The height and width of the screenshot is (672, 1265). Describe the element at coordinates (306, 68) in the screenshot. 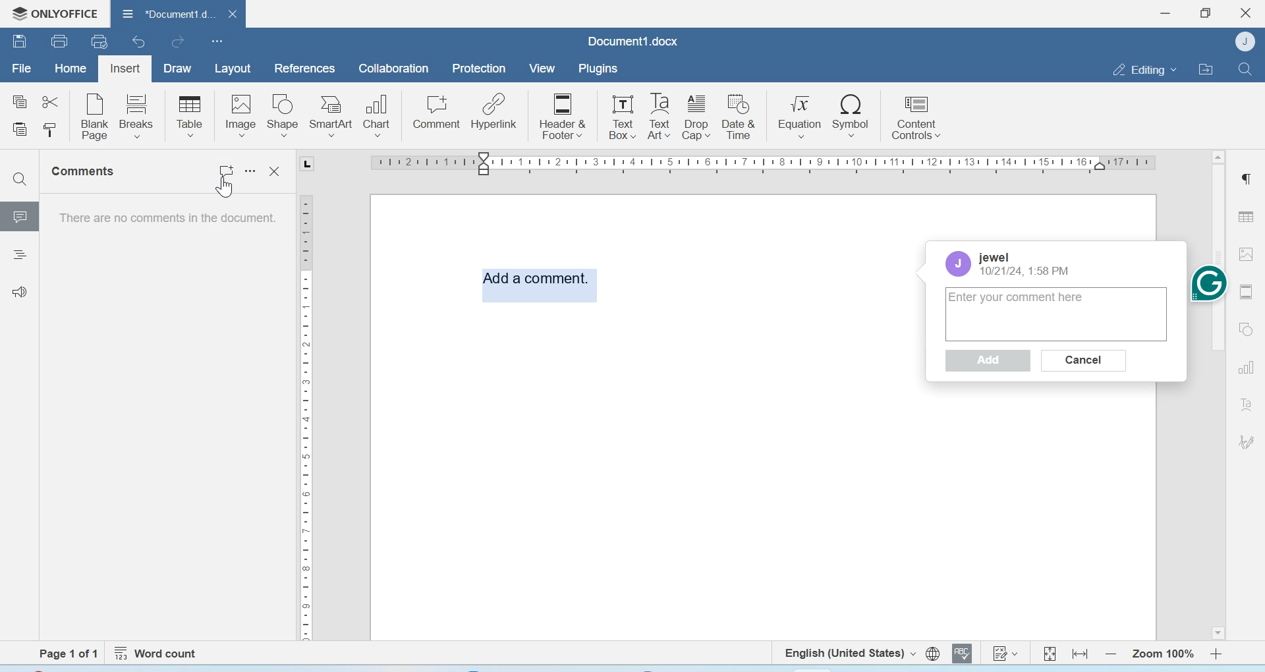

I see `References` at that location.